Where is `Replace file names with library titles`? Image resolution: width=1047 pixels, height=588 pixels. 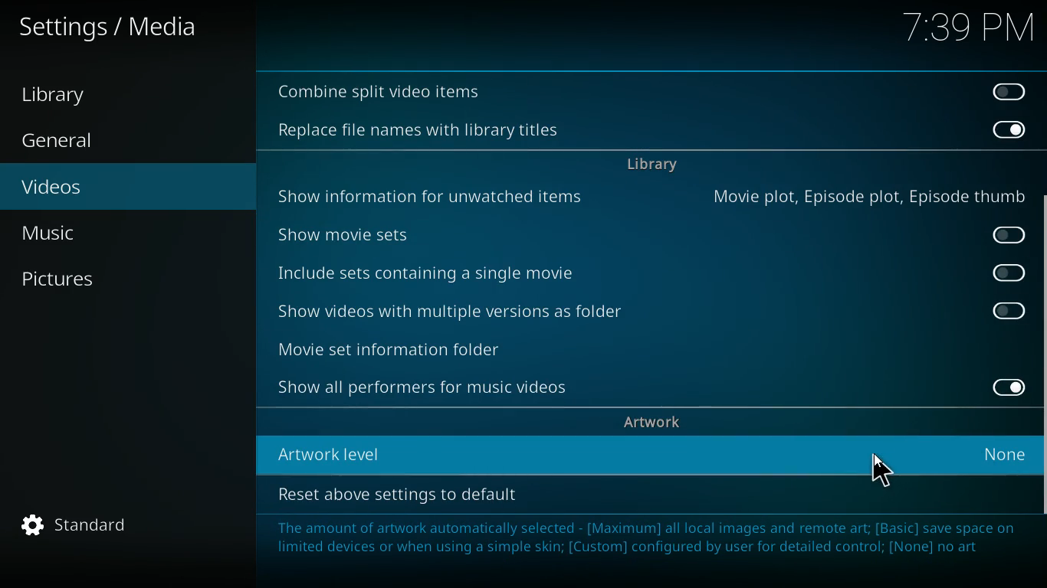 Replace file names with library titles is located at coordinates (418, 131).